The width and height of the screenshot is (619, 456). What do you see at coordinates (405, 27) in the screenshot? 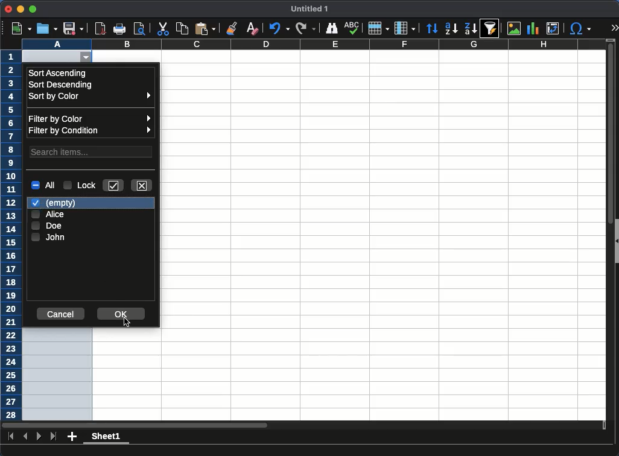
I see `column` at bounding box center [405, 27].